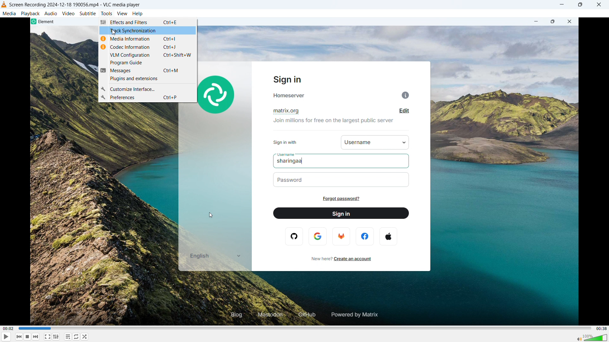 This screenshot has width=609, height=342. What do you see at coordinates (147, 31) in the screenshot?
I see `track synchronization` at bounding box center [147, 31].